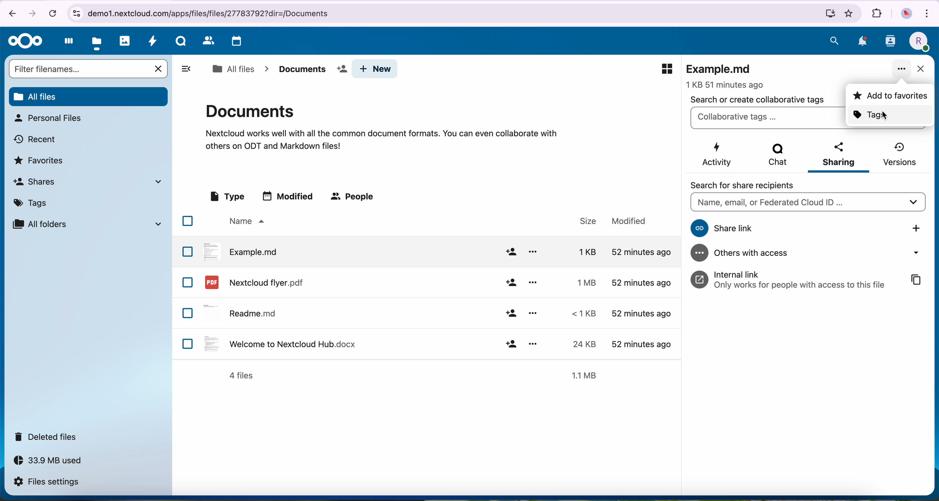  Describe the element at coordinates (533, 282) in the screenshot. I see `options` at that location.